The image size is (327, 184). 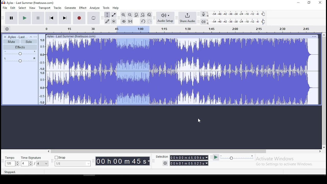 What do you see at coordinates (313, 37) in the screenshot?
I see `track options` at bounding box center [313, 37].